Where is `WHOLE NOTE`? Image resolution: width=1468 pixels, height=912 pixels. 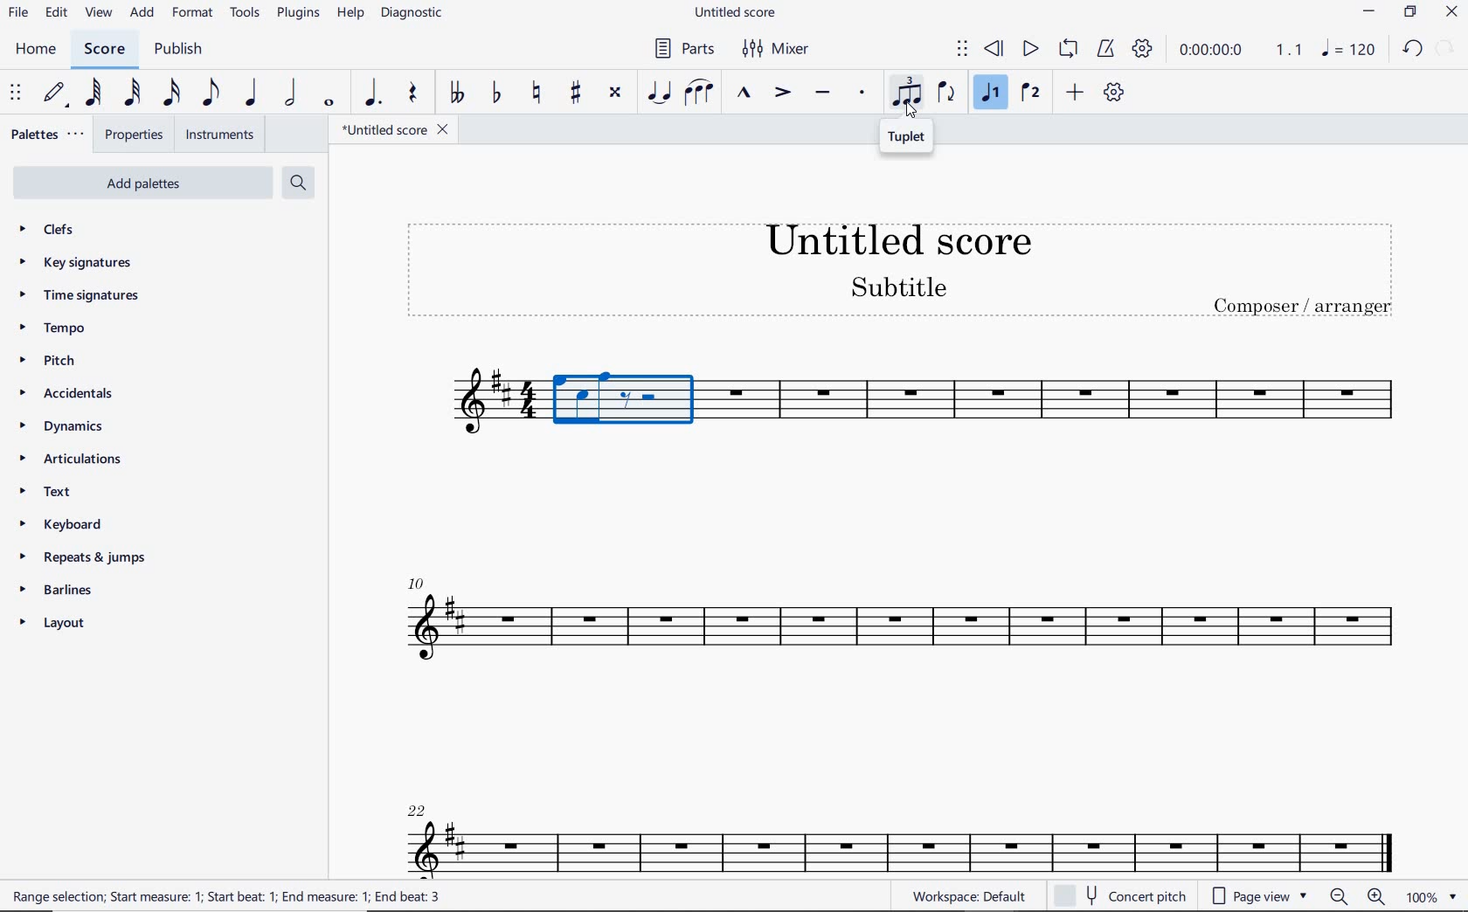
WHOLE NOTE is located at coordinates (329, 104).